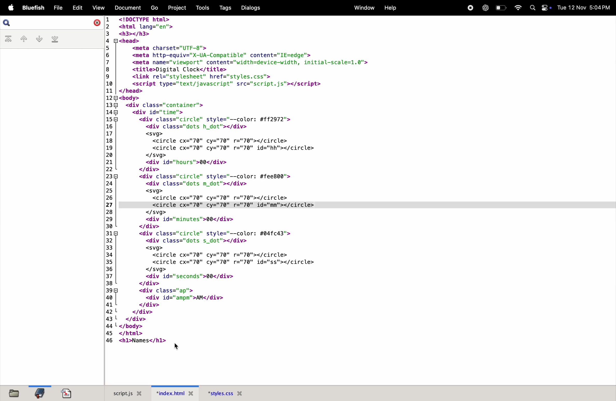 Image resolution: width=616 pixels, height=401 pixels. Describe the element at coordinates (76, 7) in the screenshot. I see `edit` at that location.